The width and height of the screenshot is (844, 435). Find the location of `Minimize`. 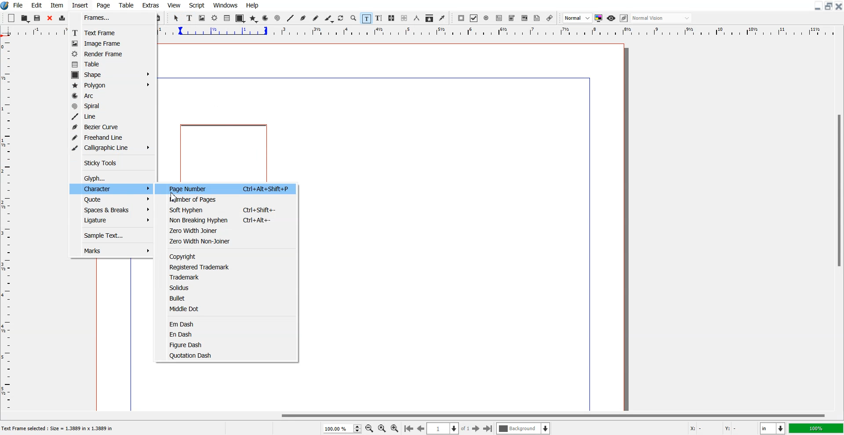

Minimize is located at coordinates (818, 6).